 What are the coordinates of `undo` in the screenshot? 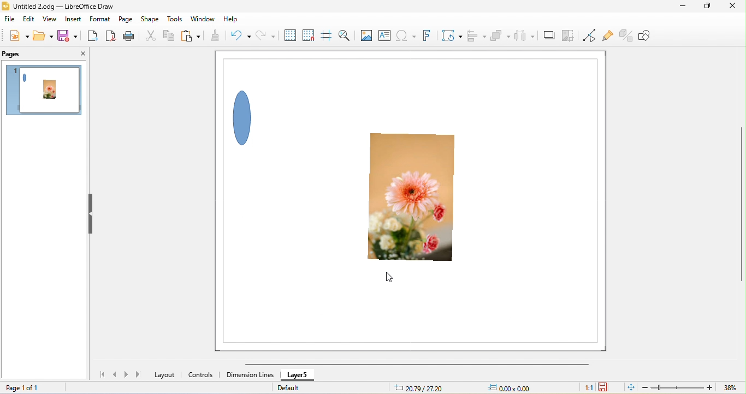 It's located at (238, 35).